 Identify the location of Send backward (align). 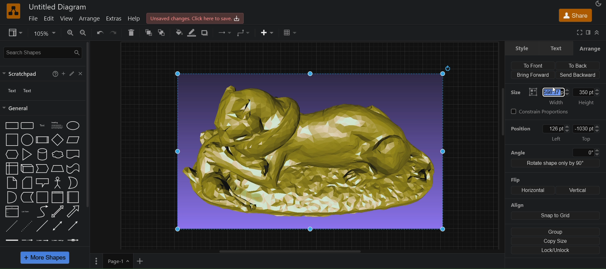
(578, 75).